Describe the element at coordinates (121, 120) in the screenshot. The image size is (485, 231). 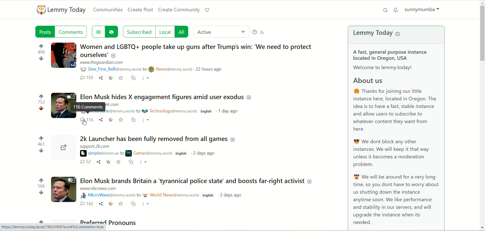
I see `save` at that location.